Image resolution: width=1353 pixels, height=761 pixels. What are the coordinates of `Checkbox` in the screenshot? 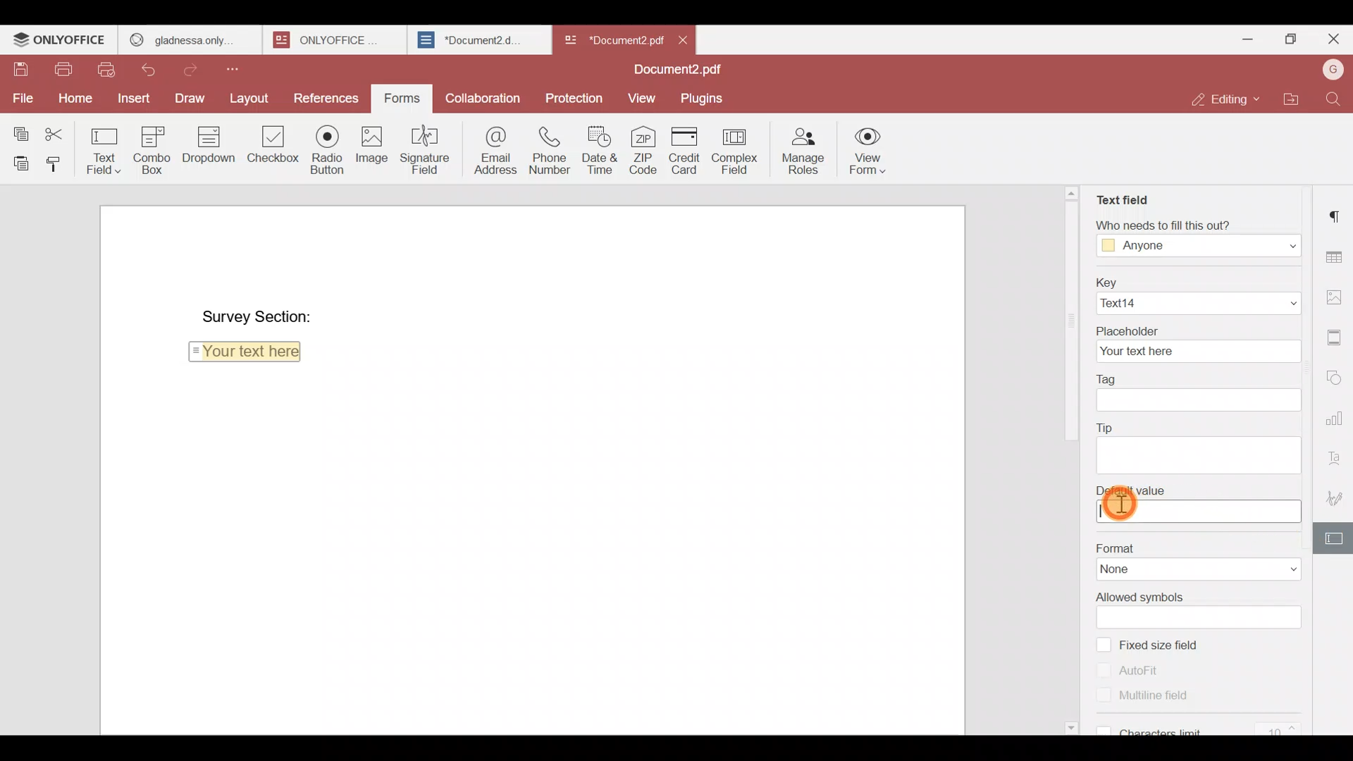 It's located at (270, 148).